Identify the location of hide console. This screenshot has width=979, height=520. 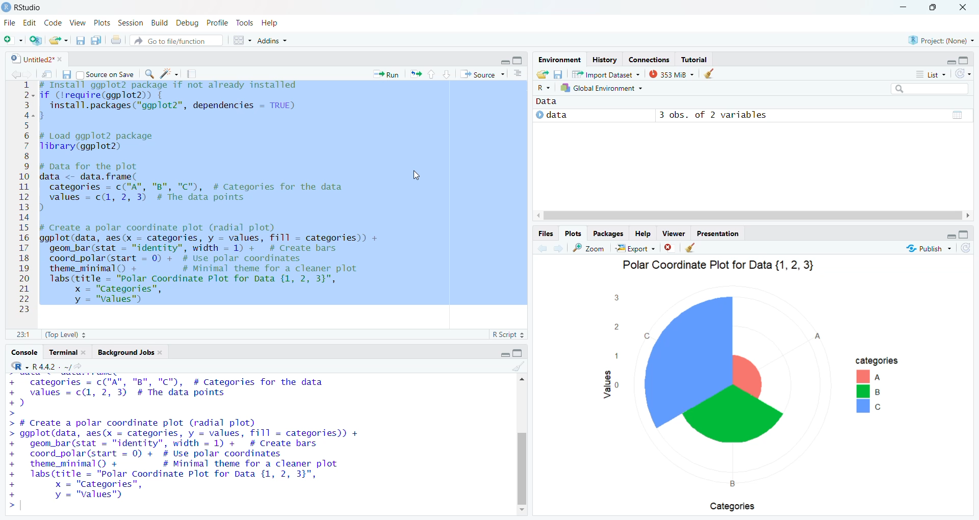
(964, 235).